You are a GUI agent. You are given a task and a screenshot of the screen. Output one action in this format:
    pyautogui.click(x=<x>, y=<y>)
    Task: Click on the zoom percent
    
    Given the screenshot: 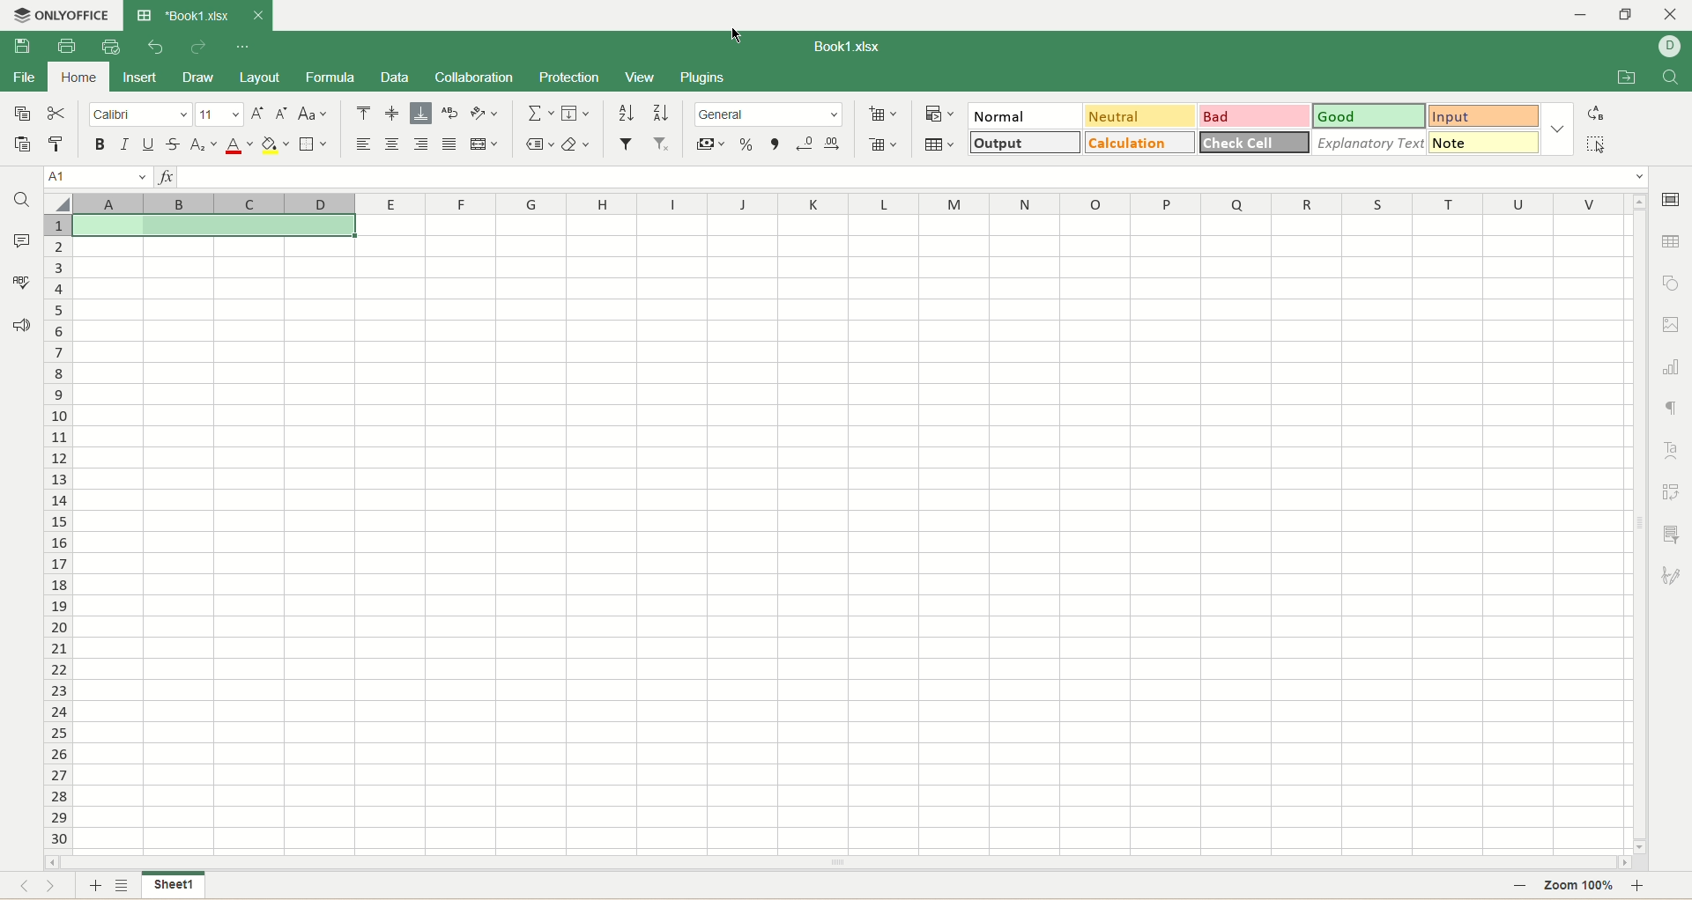 What is the action you would take?
    pyautogui.click(x=1580, y=887)
    